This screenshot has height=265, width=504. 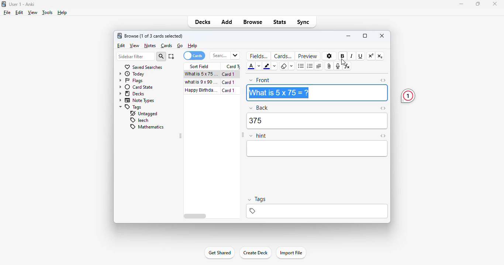 I want to click on toggle sidebar, so click(x=180, y=135).